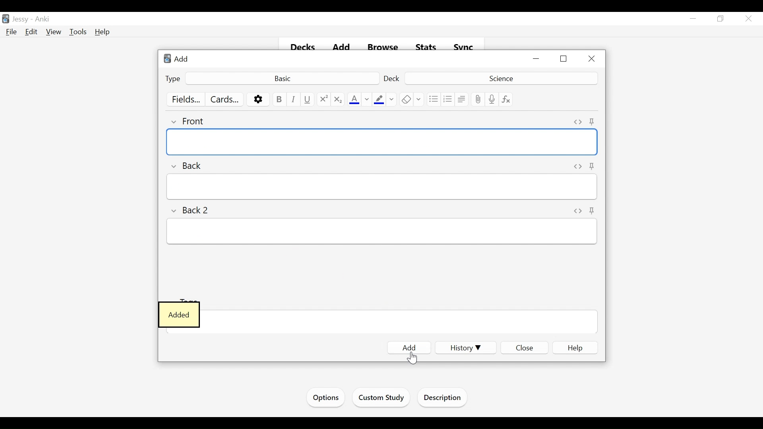 The height and width of the screenshot is (429, 763). I want to click on Minimize, so click(537, 59).